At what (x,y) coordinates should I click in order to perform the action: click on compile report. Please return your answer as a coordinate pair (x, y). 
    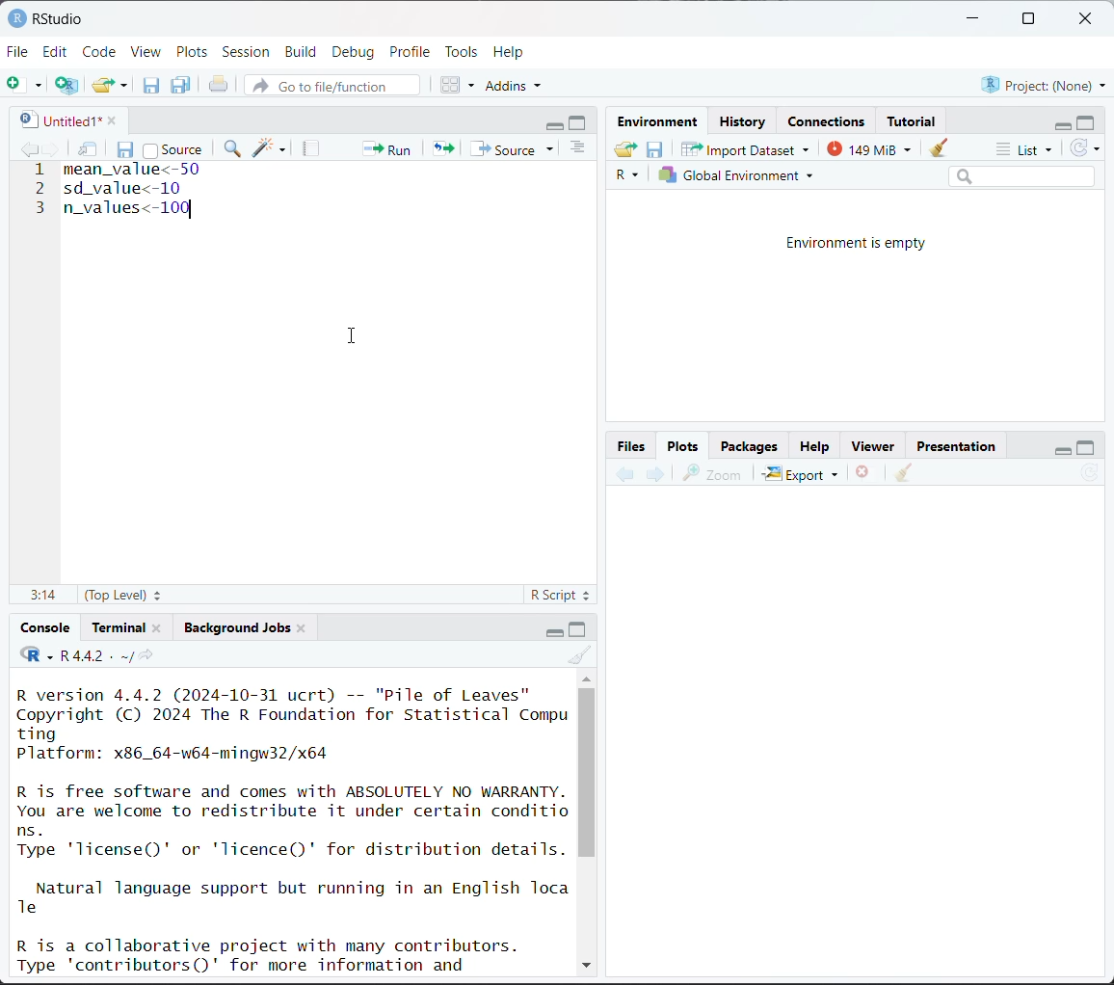
    Looking at the image, I should click on (313, 148).